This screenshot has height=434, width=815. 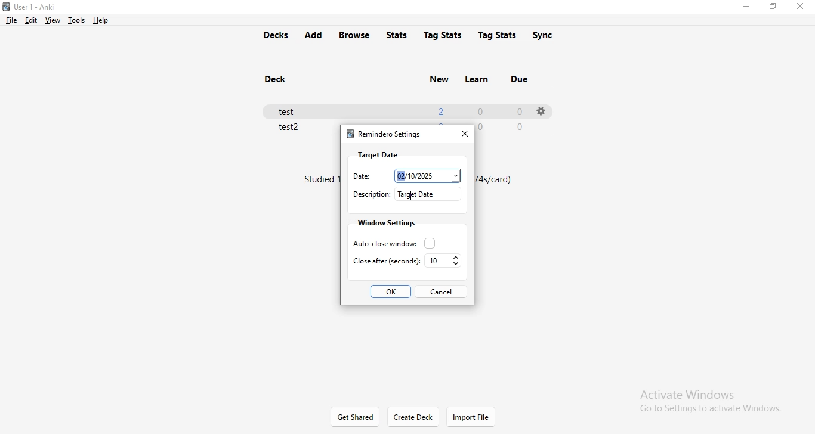 What do you see at coordinates (35, 7) in the screenshot?
I see `Anki` at bounding box center [35, 7].